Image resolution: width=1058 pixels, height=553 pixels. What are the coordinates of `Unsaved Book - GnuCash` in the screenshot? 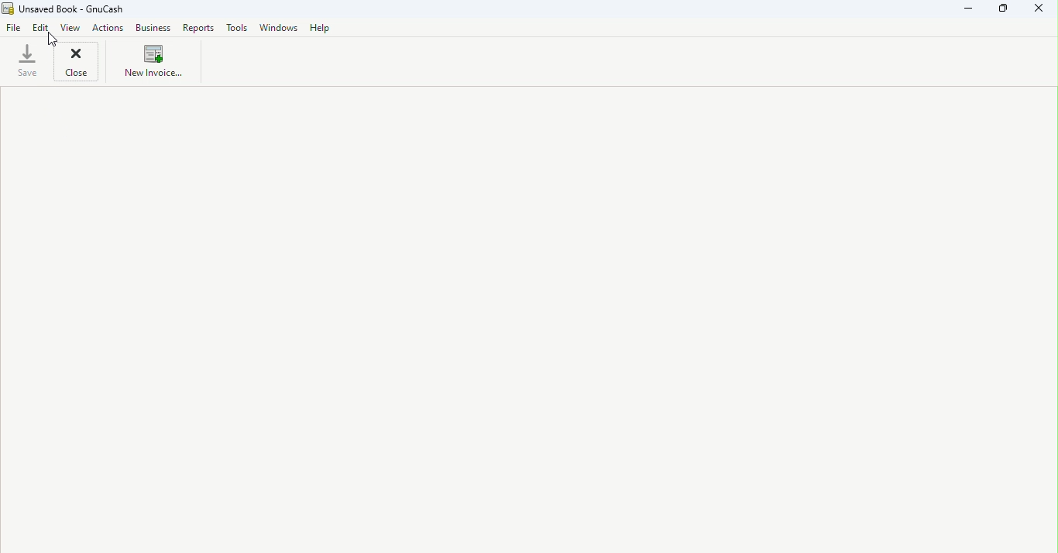 It's located at (82, 9).